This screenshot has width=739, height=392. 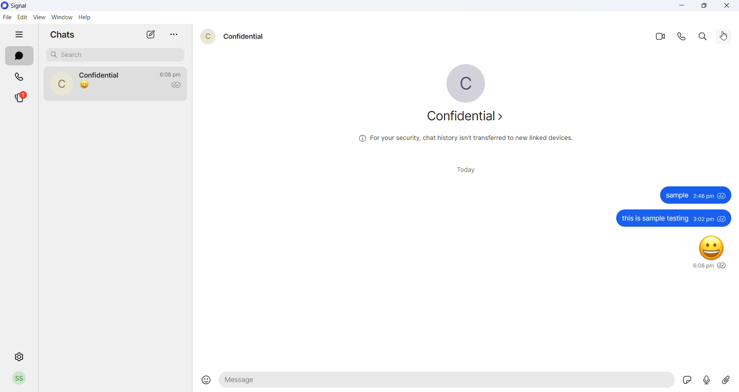 What do you see at coordinates (682, 35) in the screenshot?
I see `voice call` at bounding box center [682, 35].